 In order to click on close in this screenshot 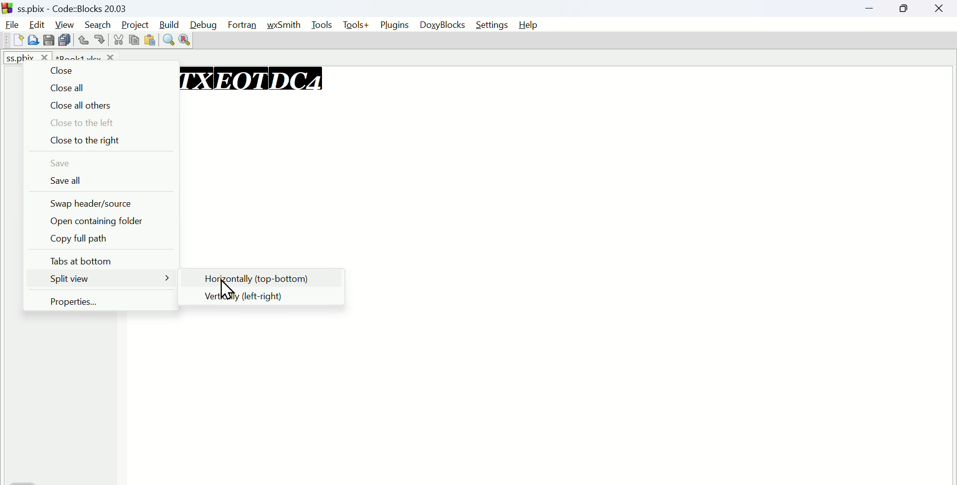, I will do `click(940, 8)`.